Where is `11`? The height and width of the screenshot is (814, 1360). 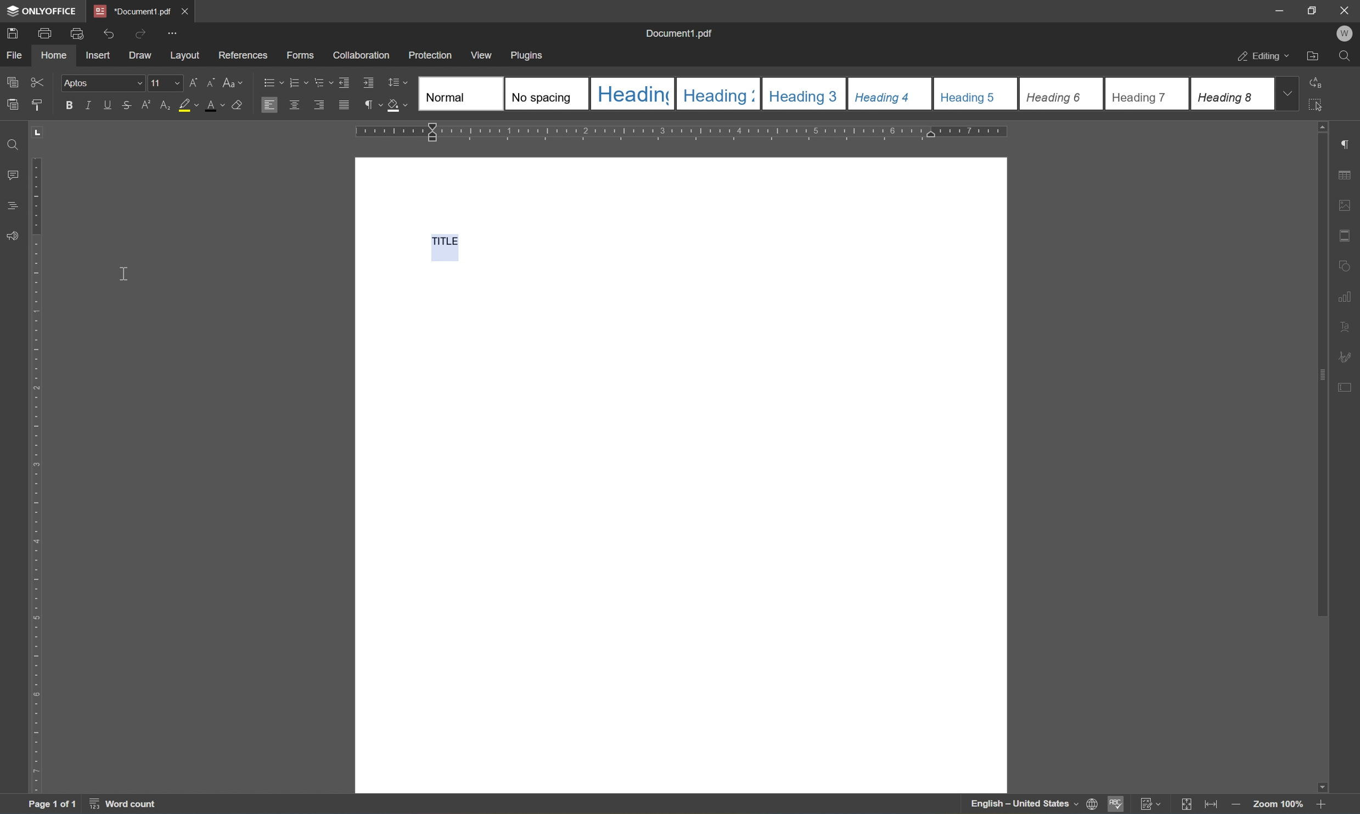 11 is located at coordinates (164, 83).